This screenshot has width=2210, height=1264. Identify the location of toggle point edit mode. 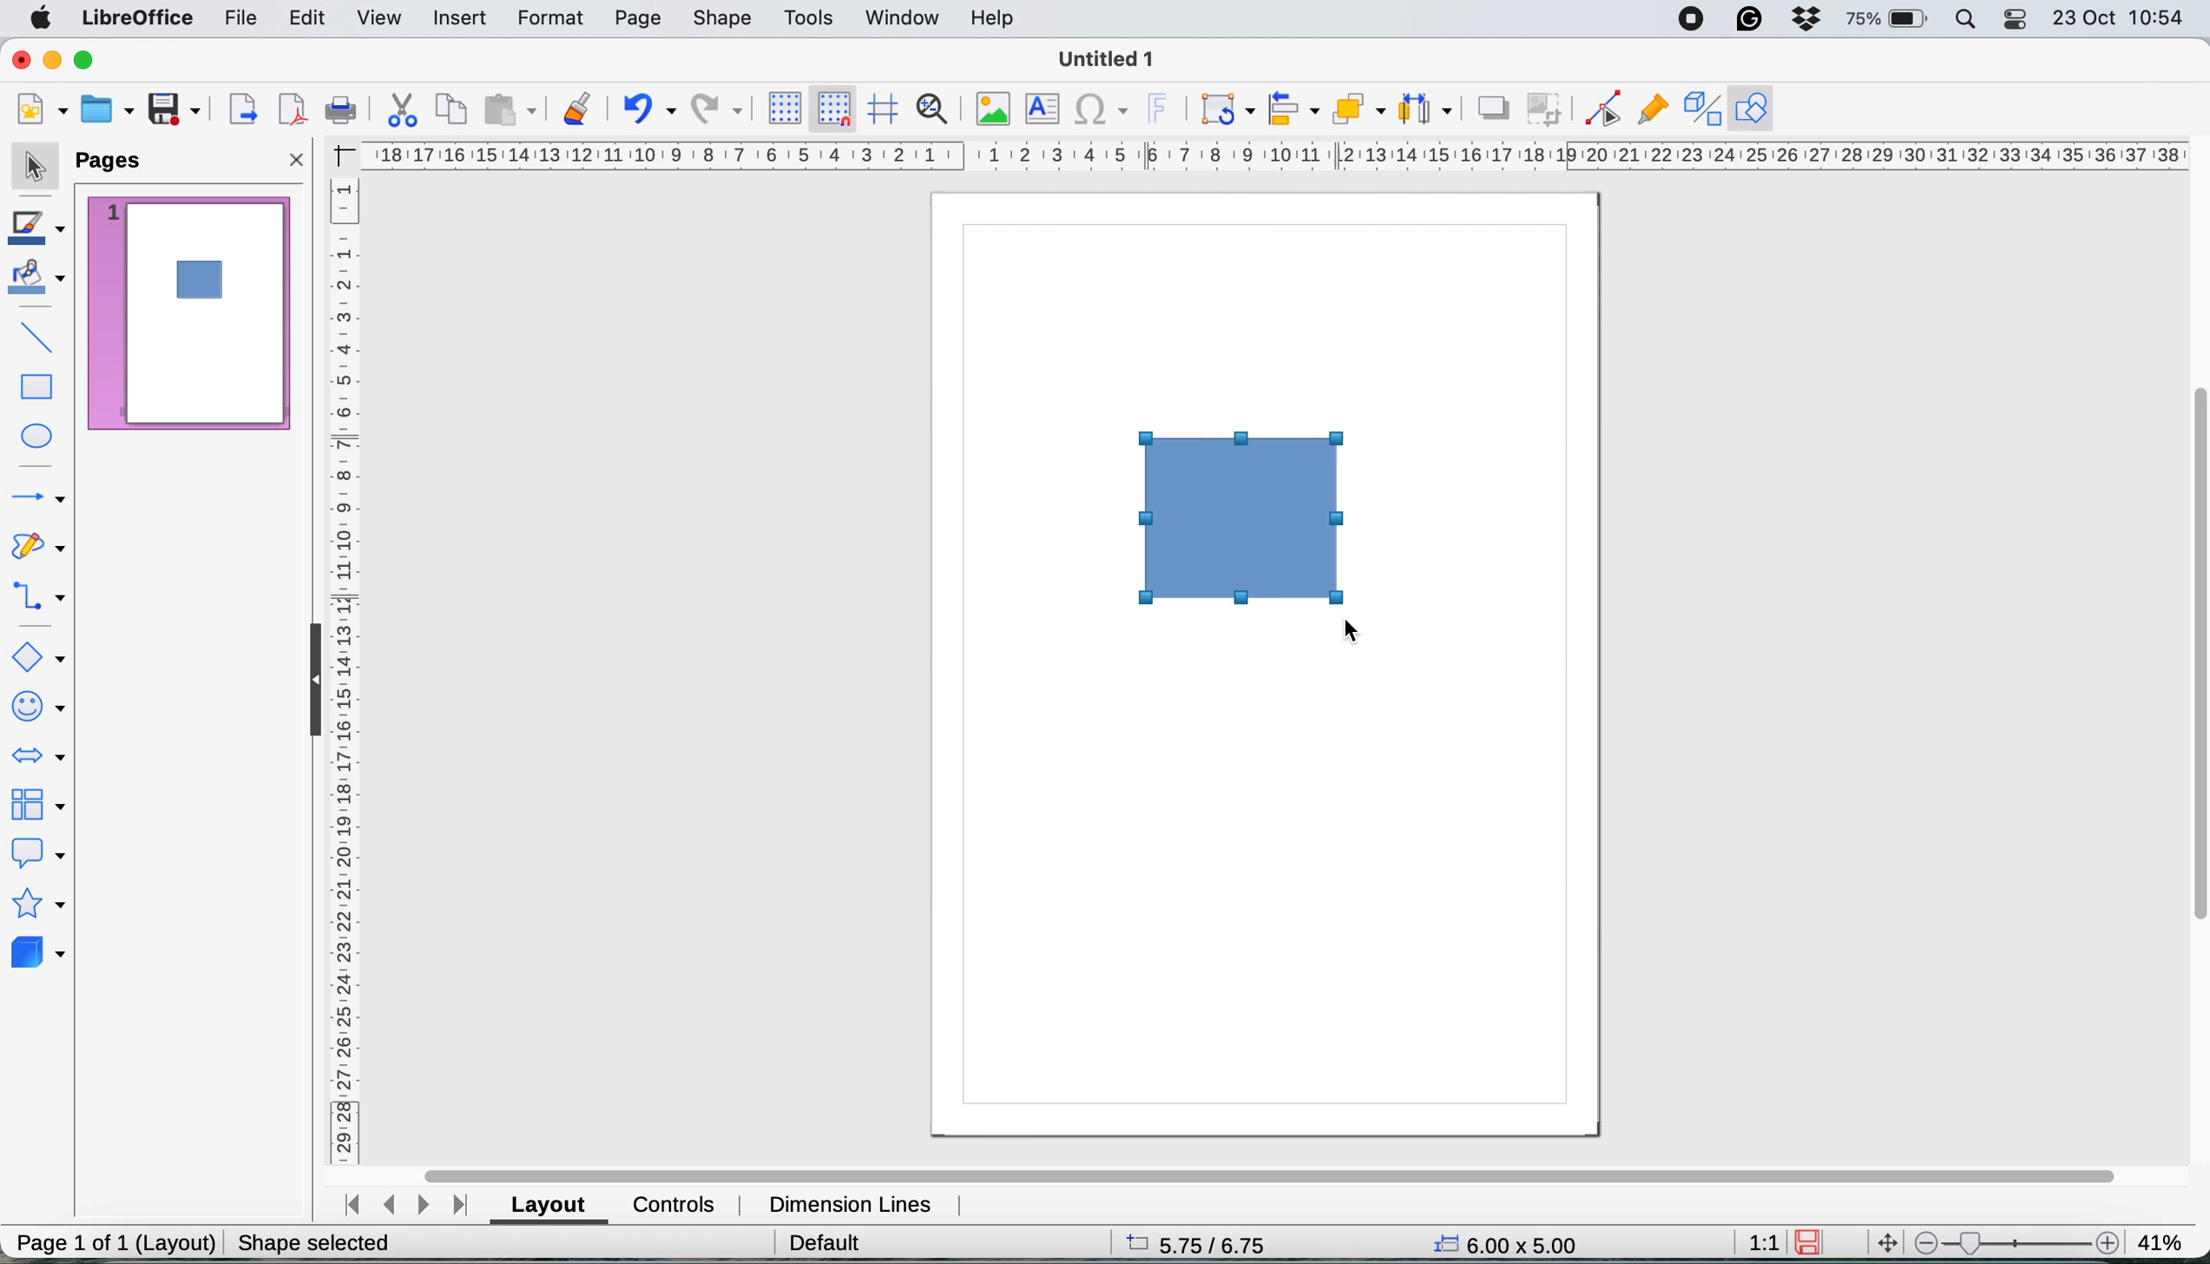
(1595, 111).